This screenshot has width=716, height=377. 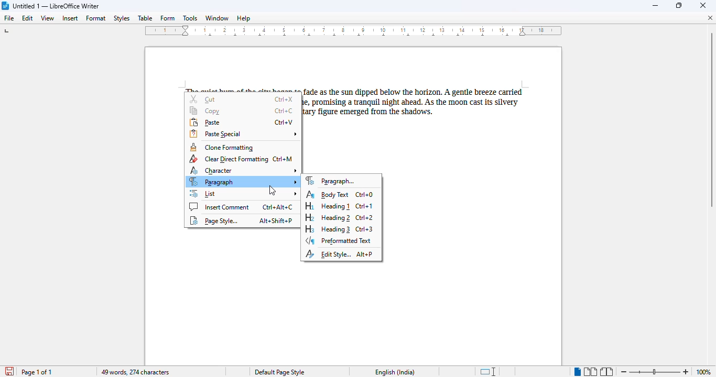 What do you see at coordinates (241, 159) in the screenshot?
I see `clear direct formatting` at bounding box center [241, 159].